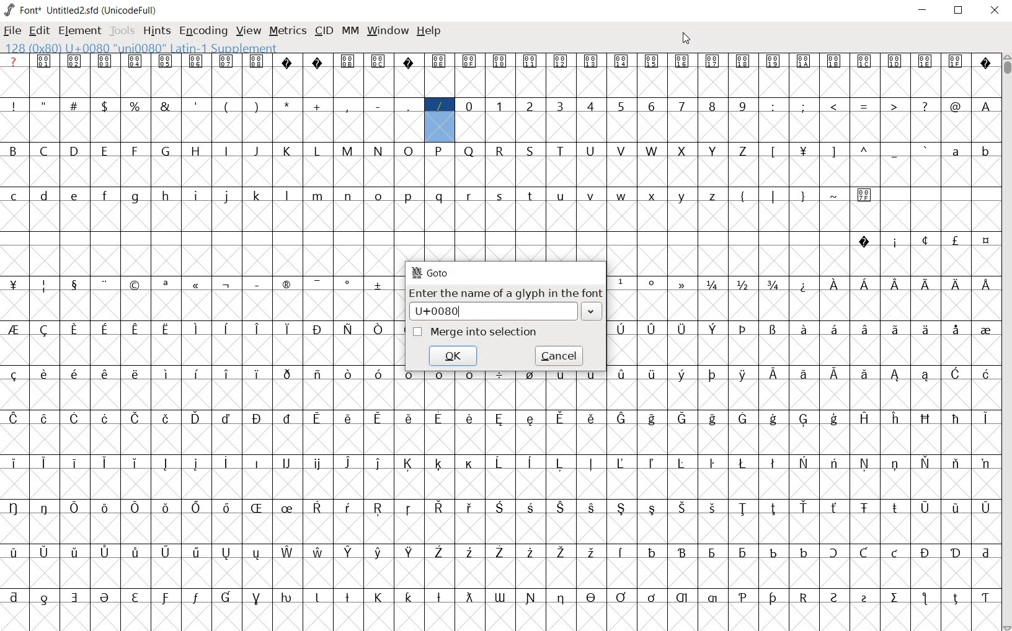  Describe the element at coordinates (348, 61) in the screenshot. I see `glyph` at that location.